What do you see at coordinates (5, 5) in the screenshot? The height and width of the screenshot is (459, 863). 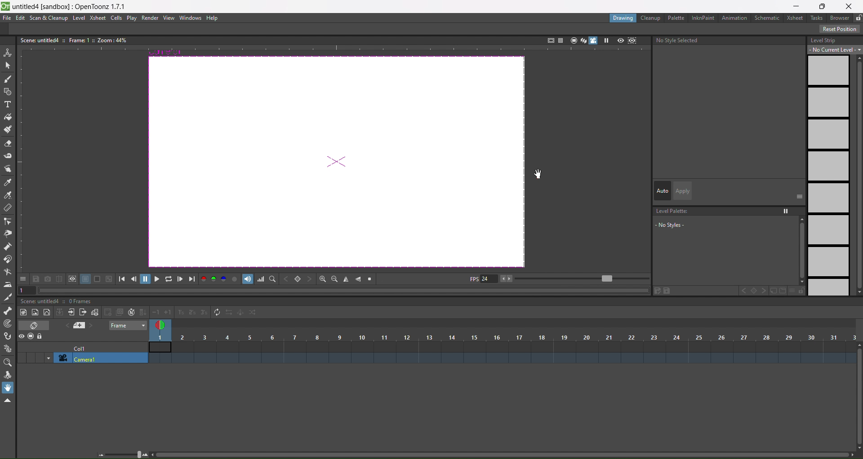 I see `logo` at bounding box center [5, 5].